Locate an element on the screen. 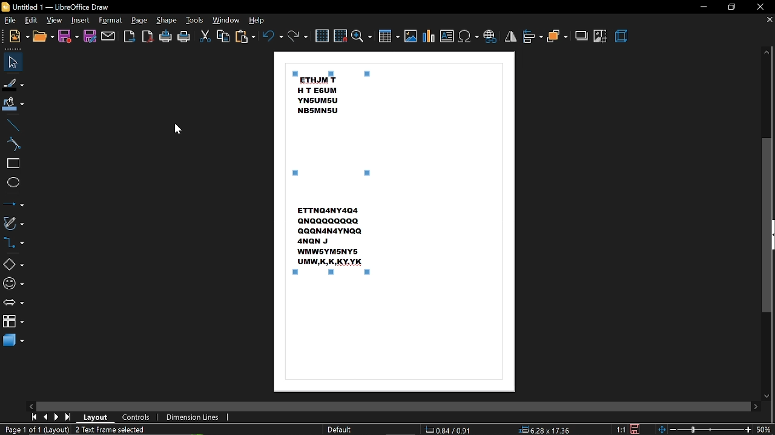  fill color is located at coordinates (15, 105).